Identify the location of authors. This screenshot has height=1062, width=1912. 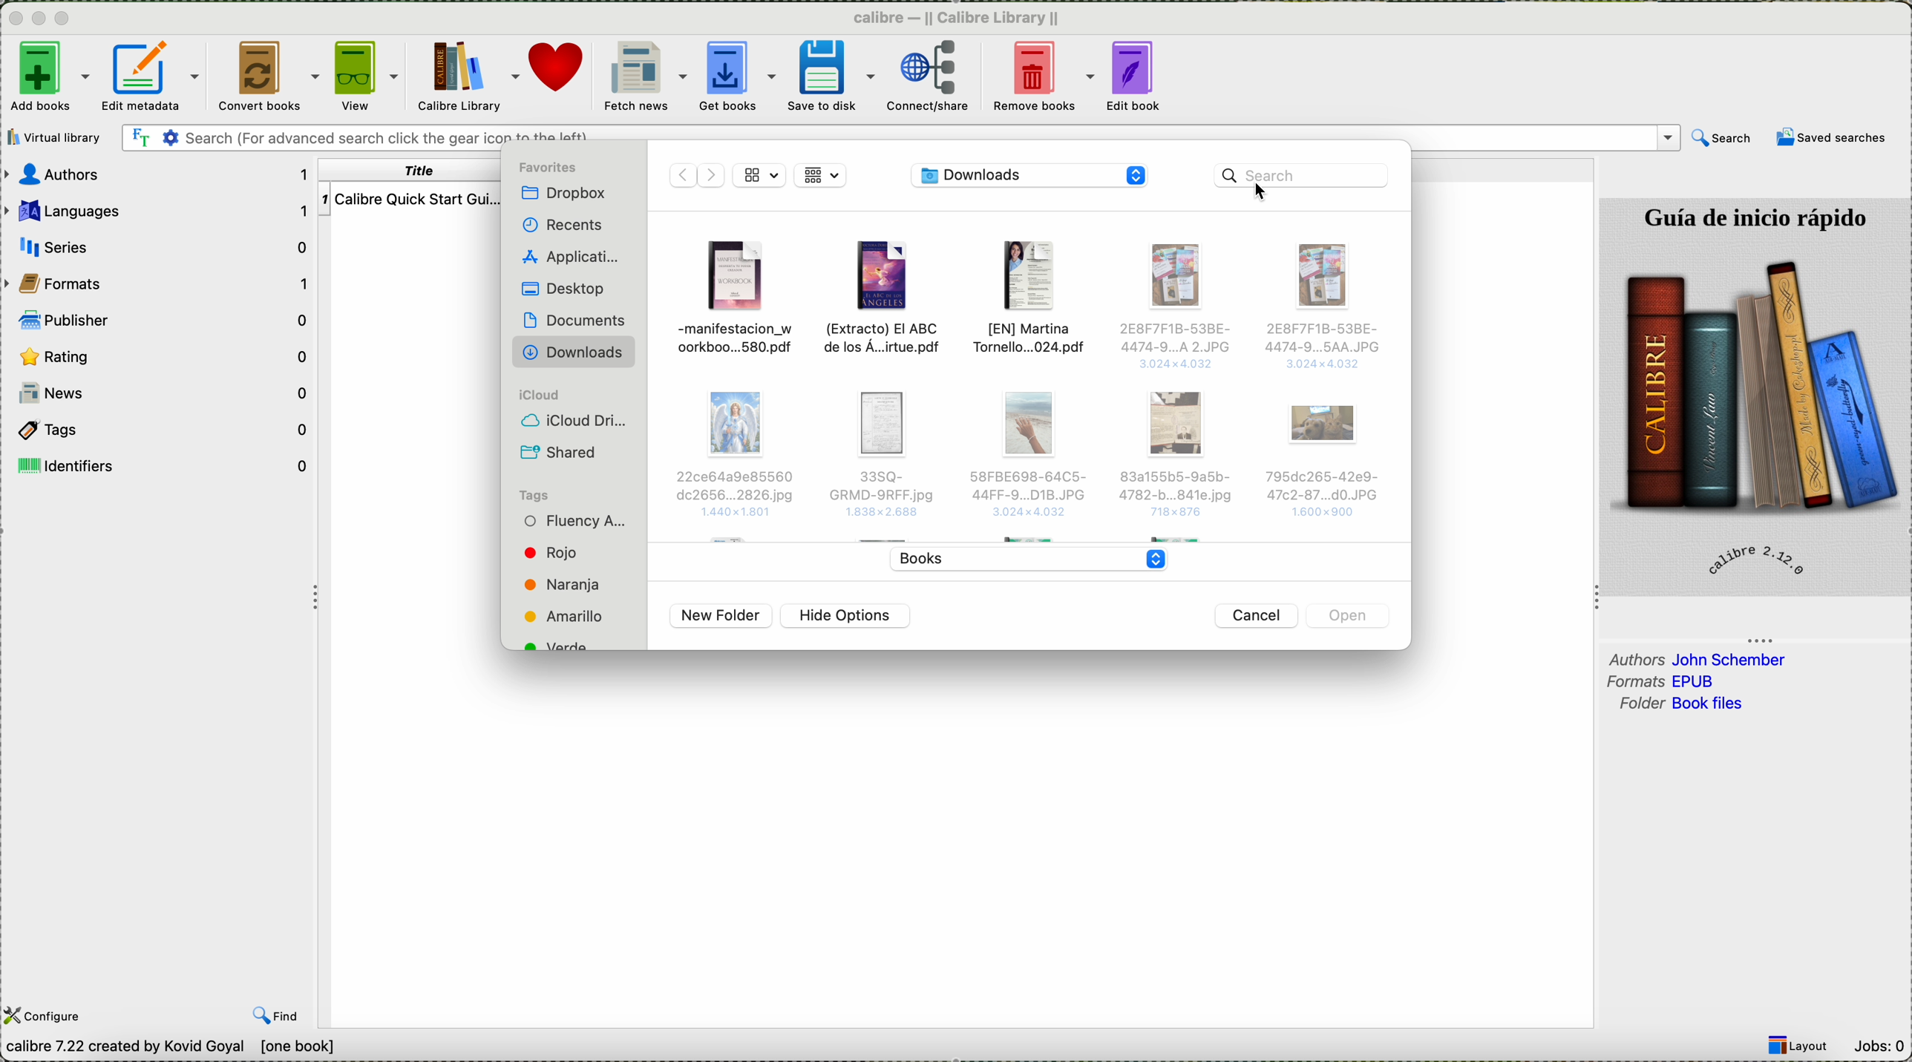
(160, 175).